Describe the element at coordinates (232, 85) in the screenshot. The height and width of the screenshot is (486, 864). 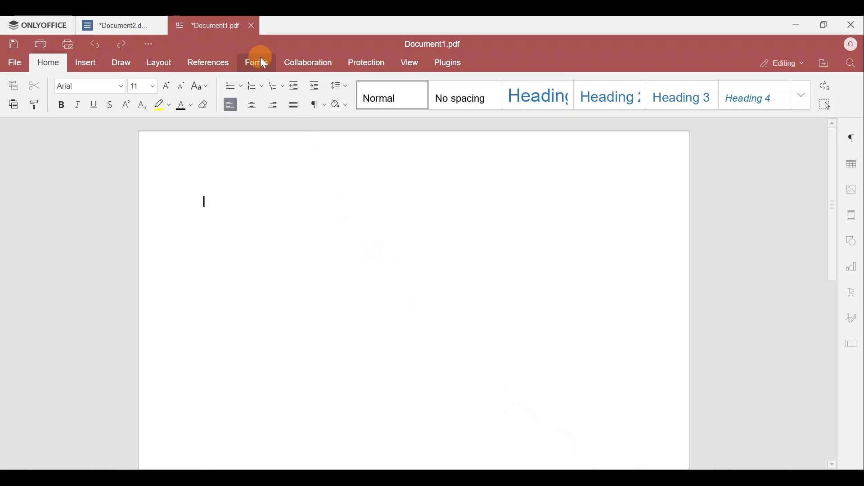
I see `Bullets` at that location.